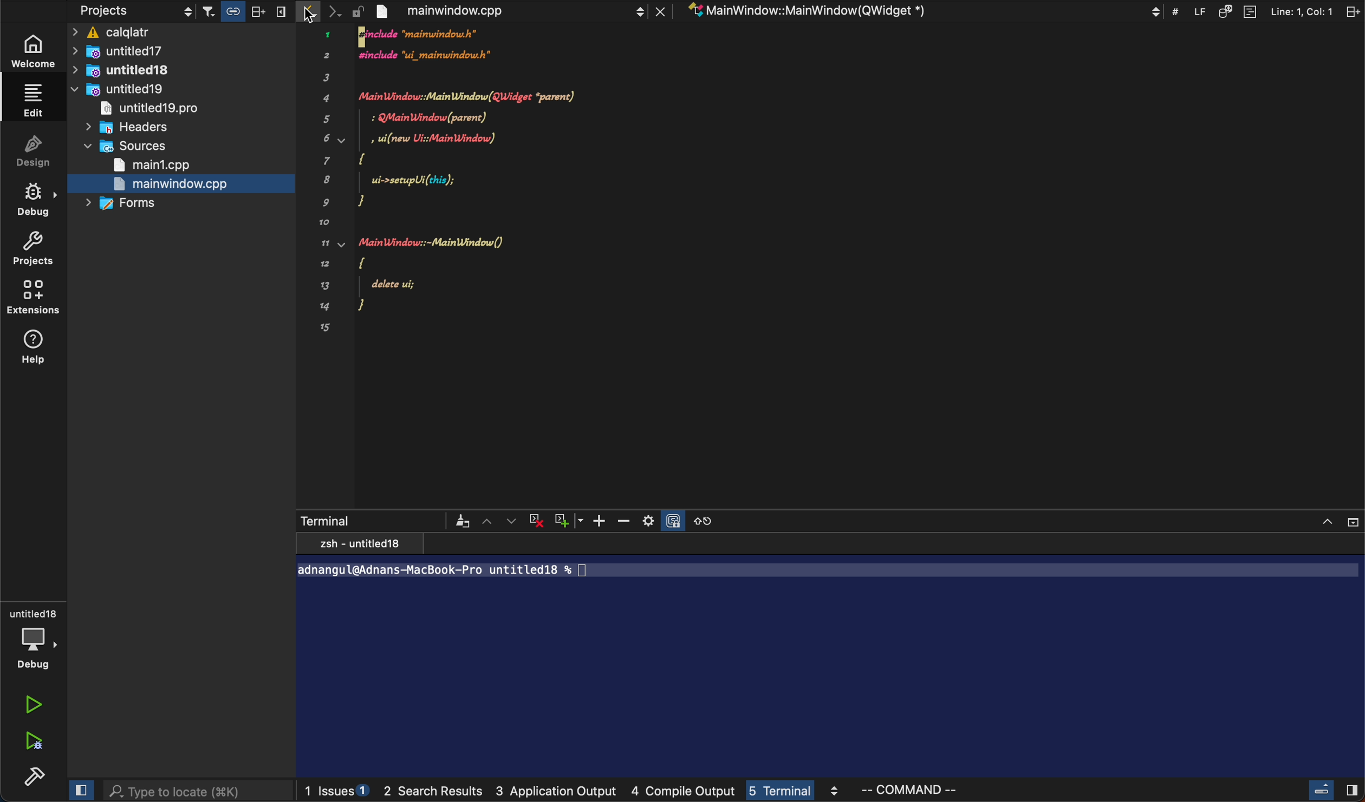 This screenshot has height=802, width=1365. I want to click on reset, so click(708, 520).